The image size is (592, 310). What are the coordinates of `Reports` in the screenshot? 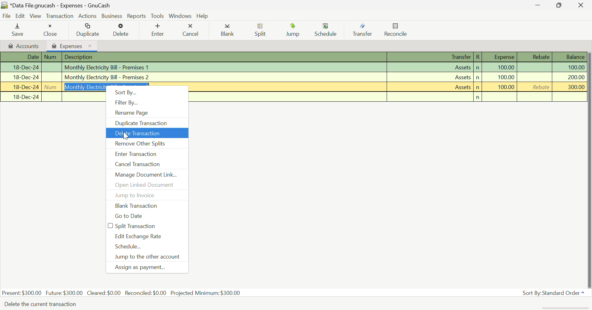 It's located at (137, 16).